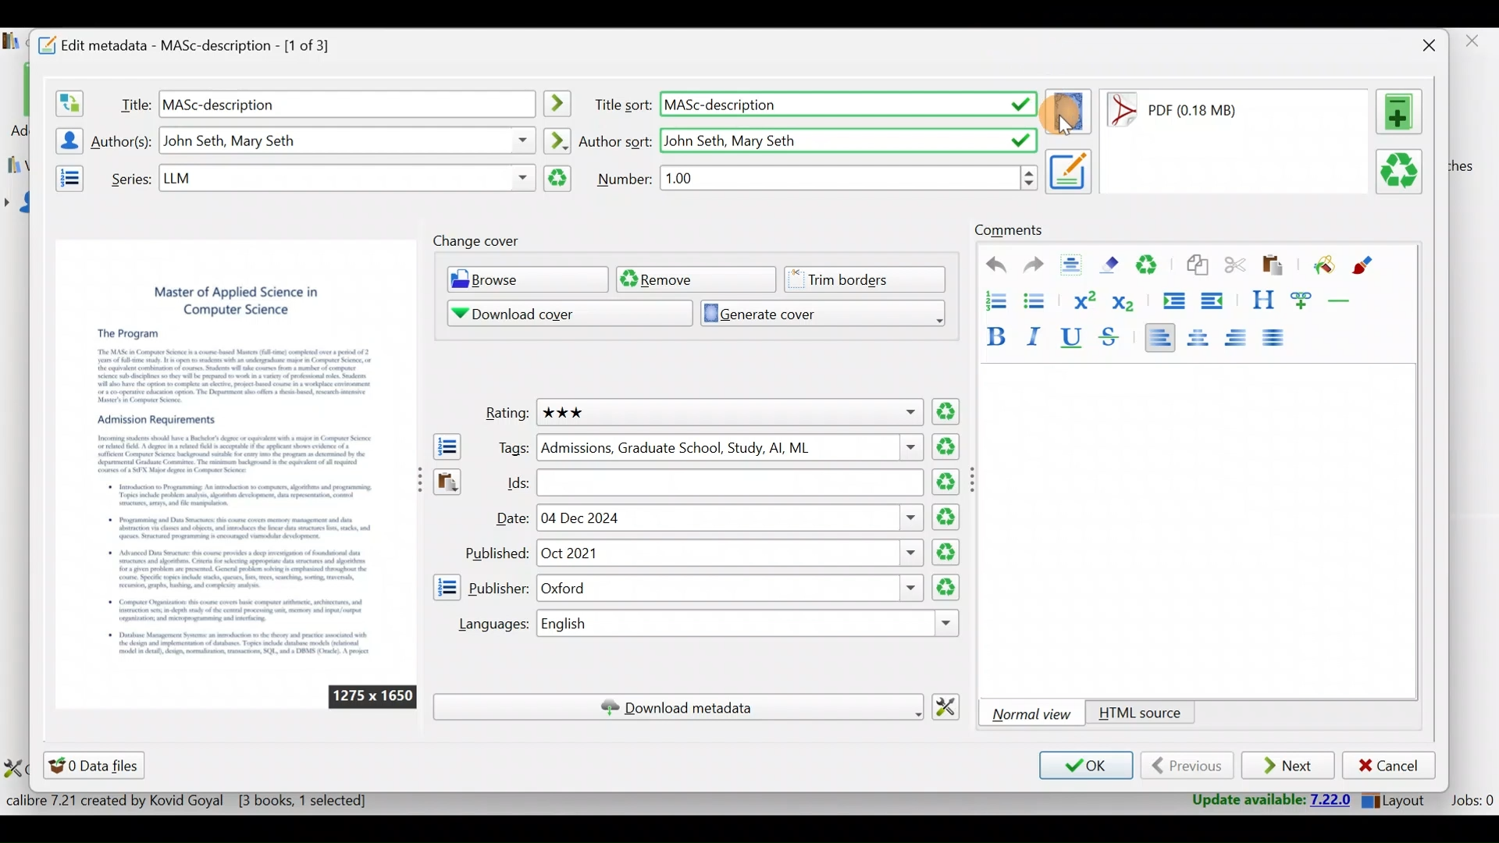  I want to click on Clear all tags, so click(949, 446).